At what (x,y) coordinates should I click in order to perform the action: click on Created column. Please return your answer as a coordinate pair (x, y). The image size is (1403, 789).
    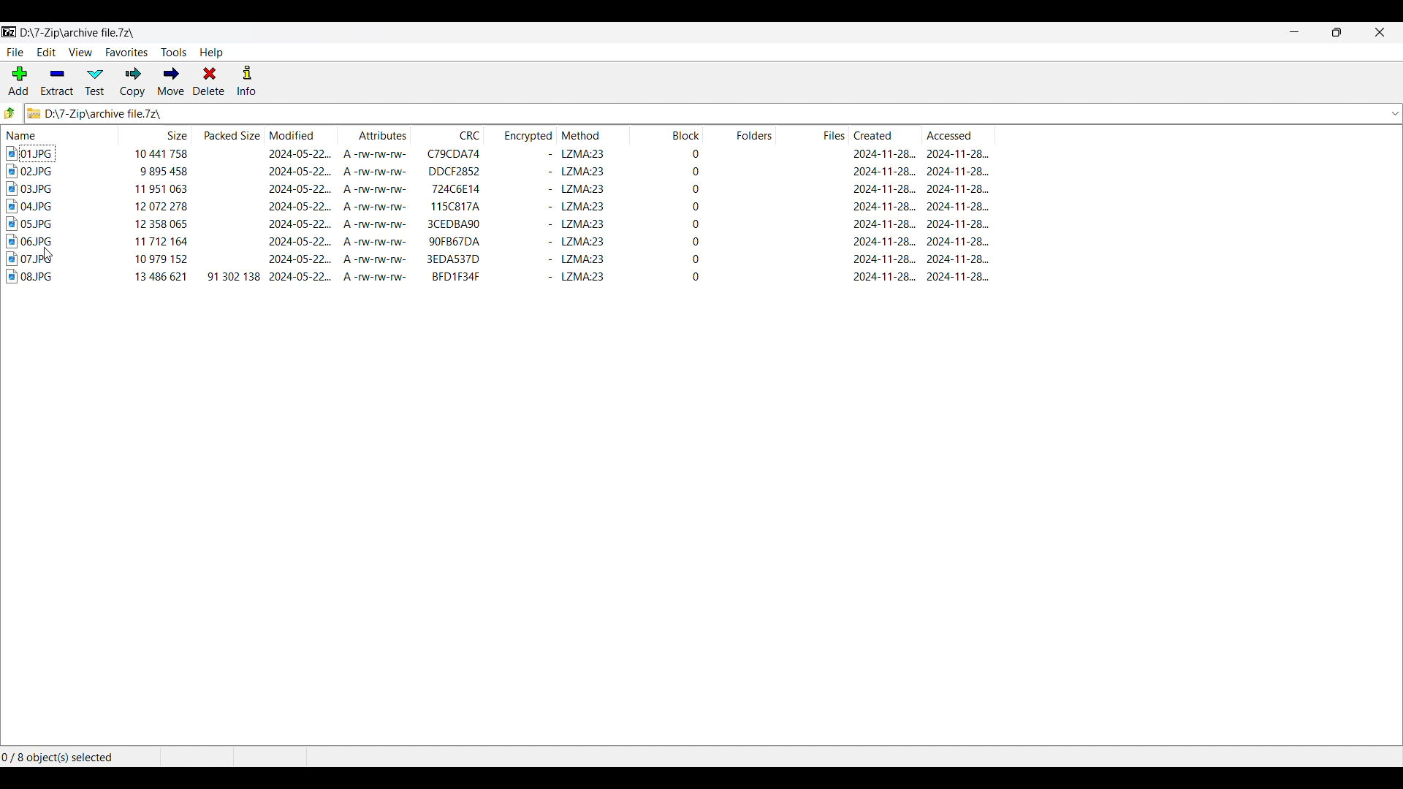
    Looking at the image, I should click on (886, 134).